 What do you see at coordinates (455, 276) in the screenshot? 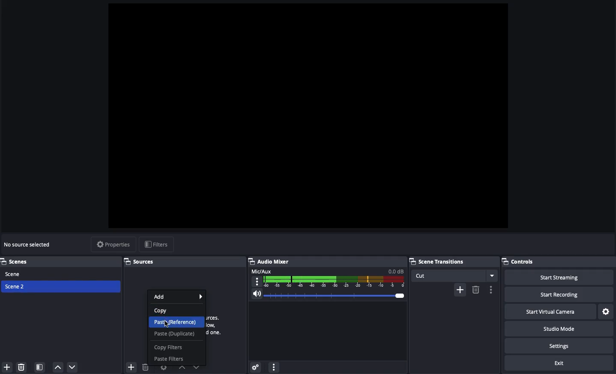
I see `Cut` at bounding box center [455, 276].